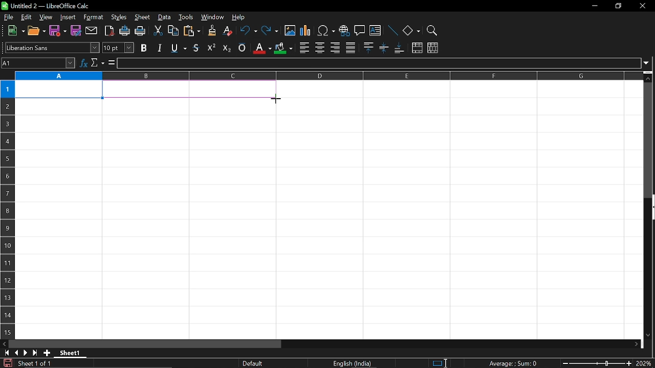 The image size is (655, 368). What do you see at coordinates (9, 17) in the screenshot?
I see `file` at bounding box center [9, 17].